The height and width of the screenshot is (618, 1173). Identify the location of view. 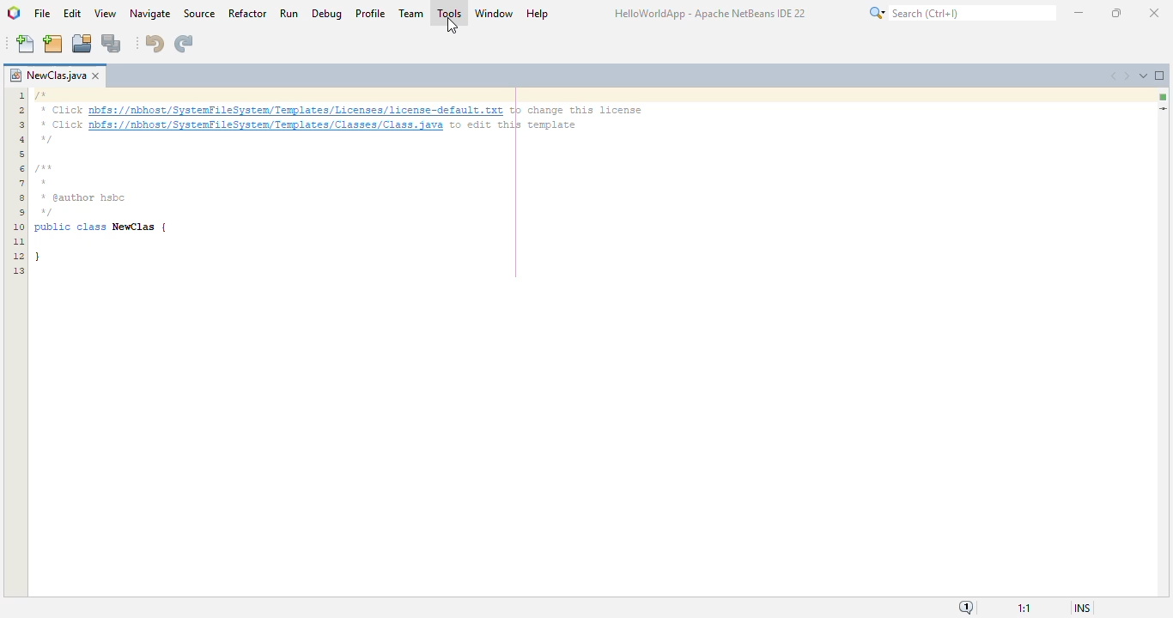
(106, 13).